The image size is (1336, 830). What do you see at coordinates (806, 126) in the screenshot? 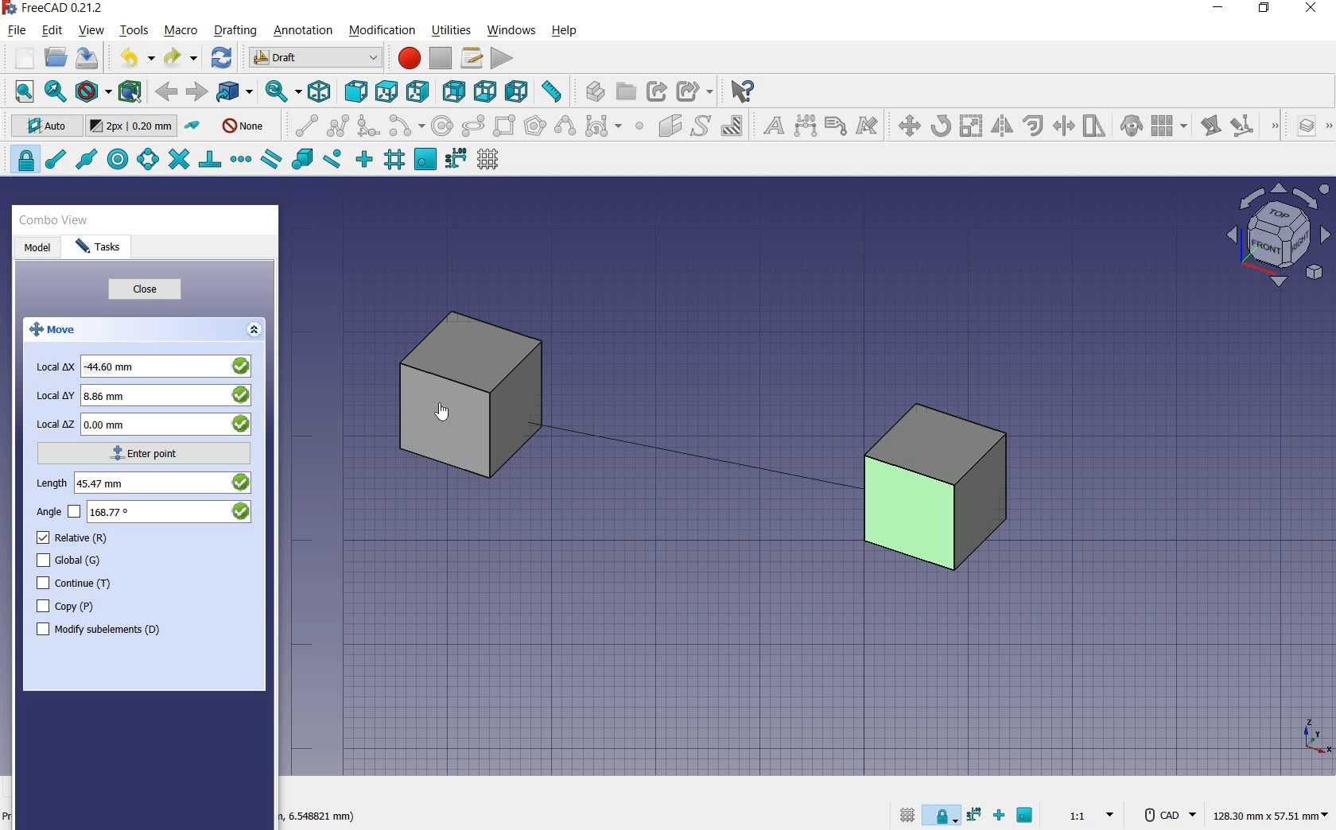
I see `dimension` at bounding box center [806, 126].